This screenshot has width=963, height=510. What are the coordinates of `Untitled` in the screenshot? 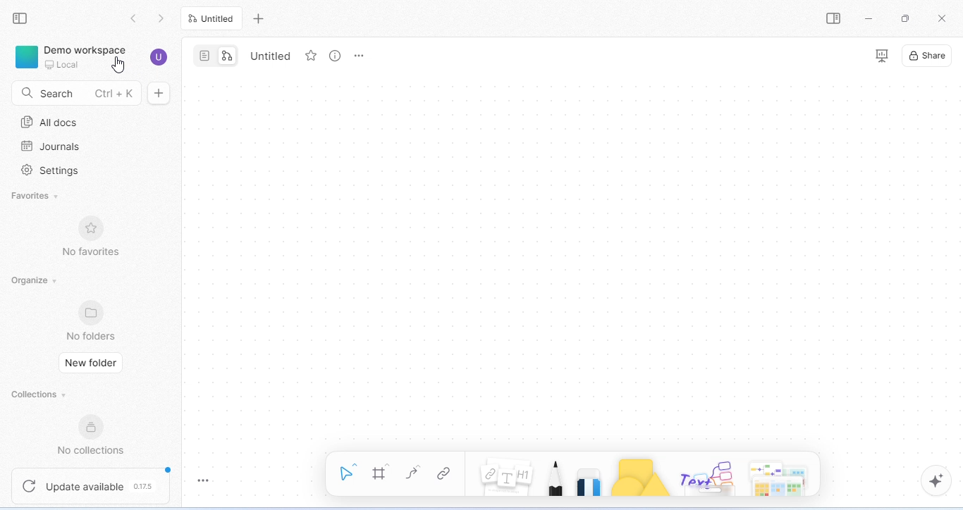 It's located at (271, 56).